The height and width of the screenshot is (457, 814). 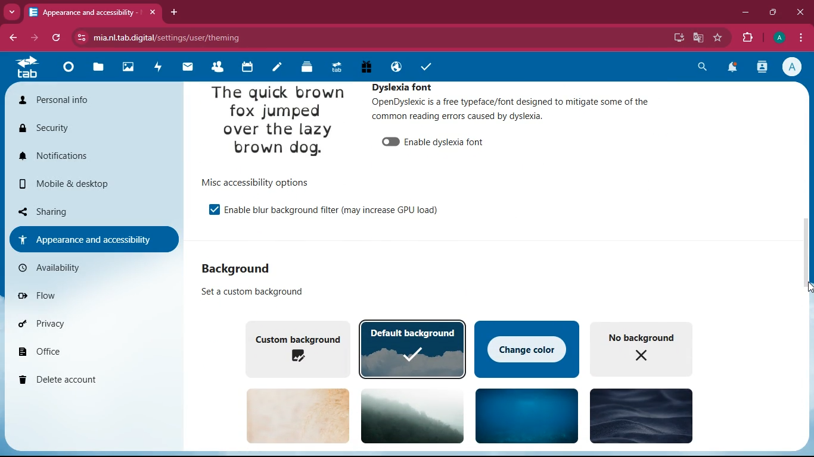 I want to click on security, so click(x=67, y=128).